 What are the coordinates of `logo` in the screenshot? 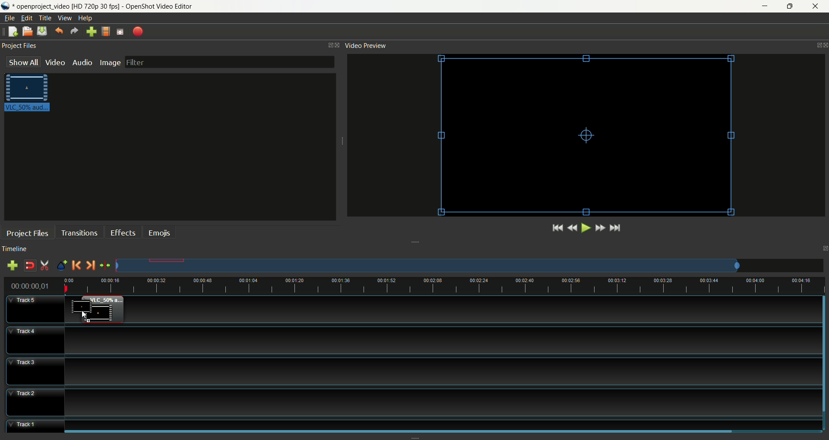 It's located at (7, 7).